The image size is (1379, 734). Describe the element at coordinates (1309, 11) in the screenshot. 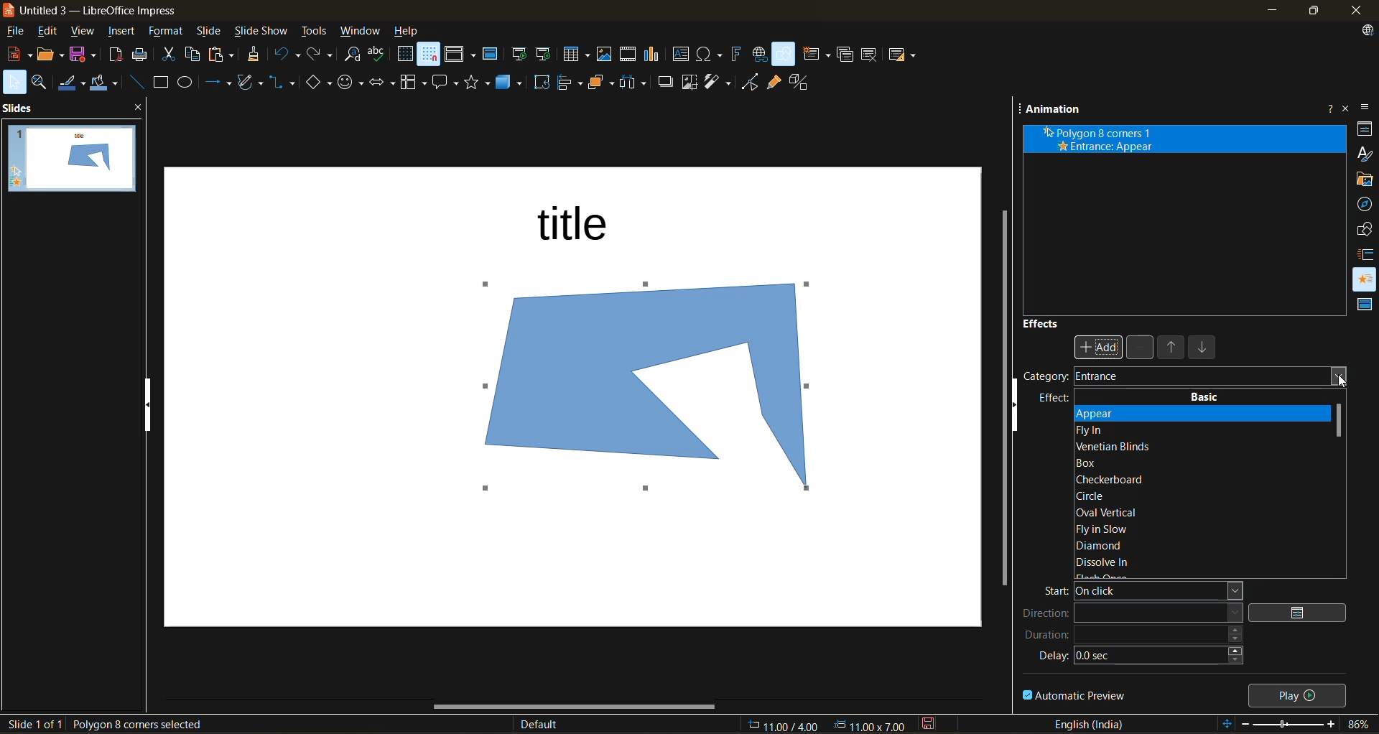

I see `maximize` at that location.